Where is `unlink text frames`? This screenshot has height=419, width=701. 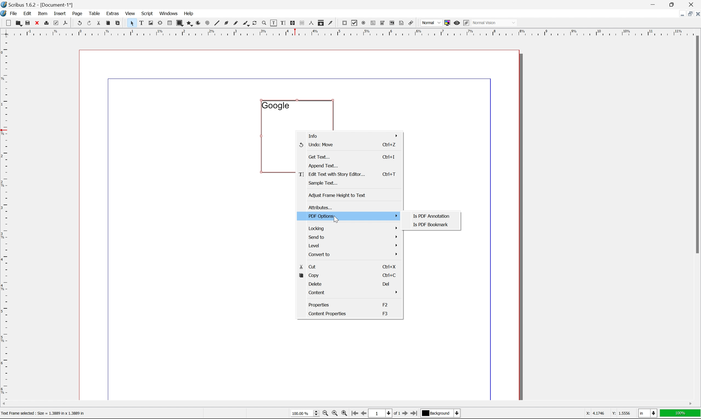
unlink text frames is located at coordinates (301, 23).